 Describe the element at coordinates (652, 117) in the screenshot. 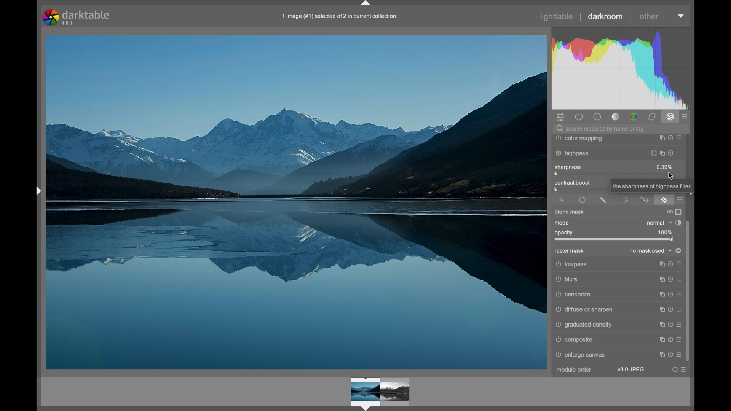

I see `correct` at that location.